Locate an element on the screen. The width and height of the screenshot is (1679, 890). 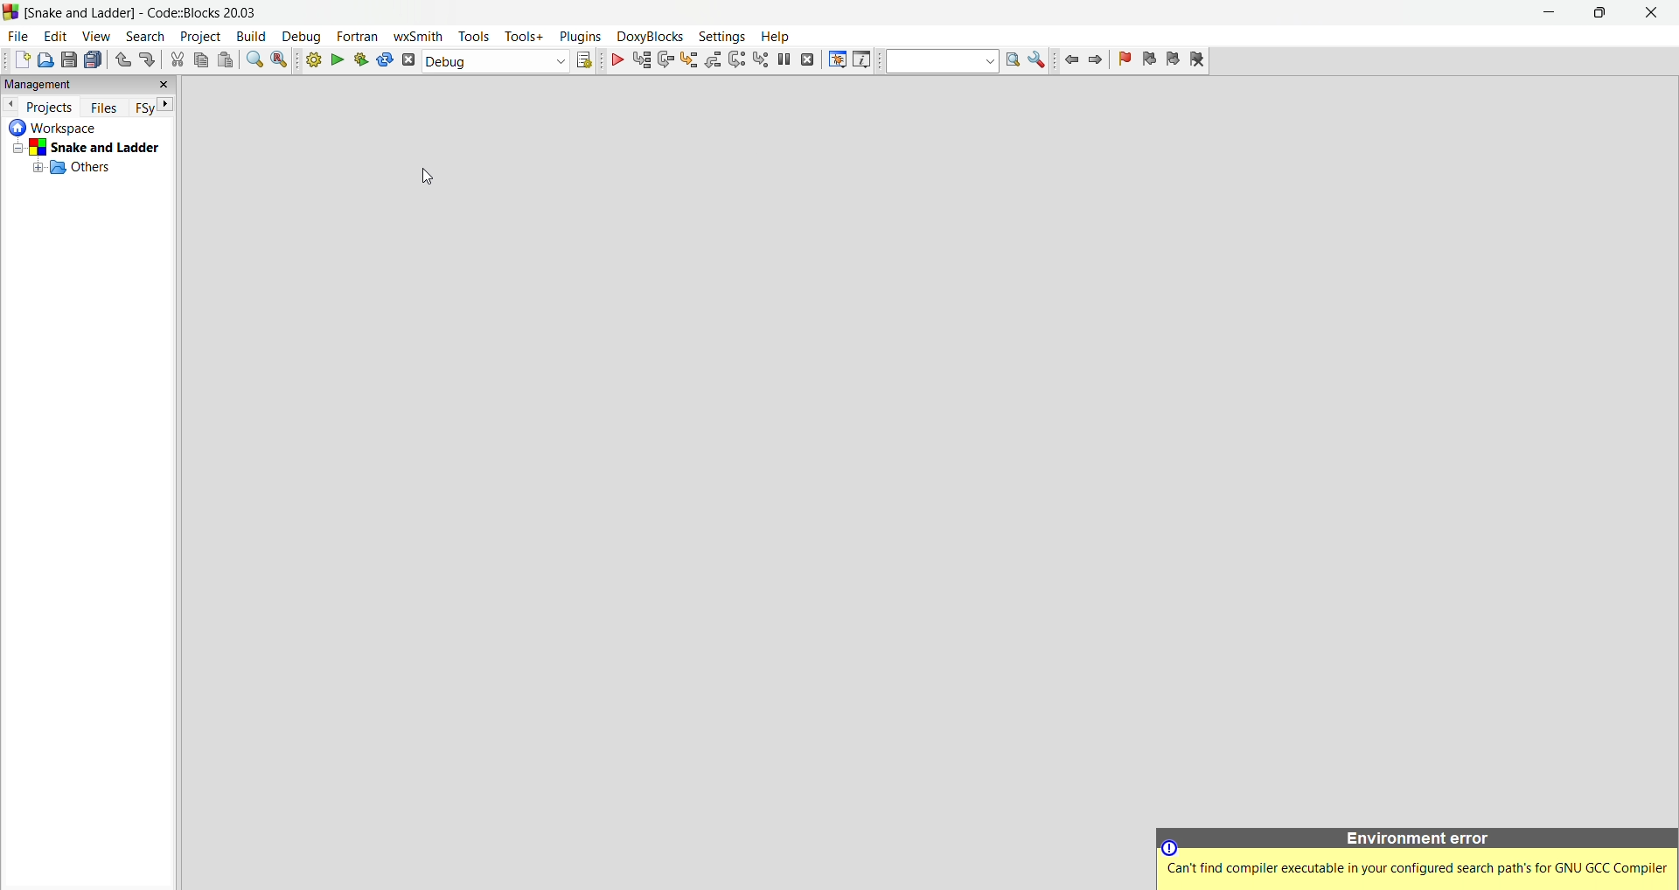
maximize is located at coordinates (1604, 15).